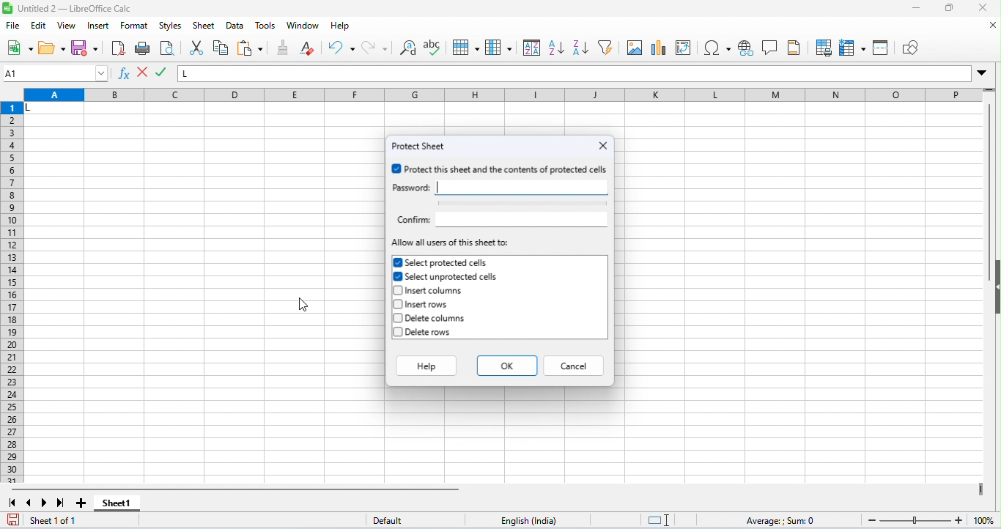  Describe the element at coordinates (507, 365) in the screenshot. I see `ok` at that location.